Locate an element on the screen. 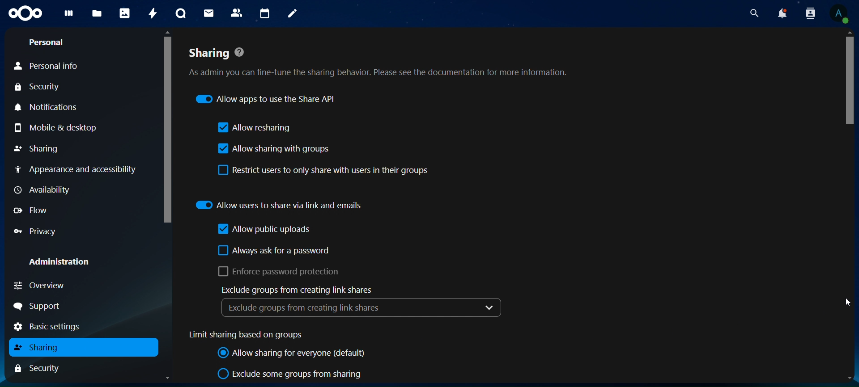 The image size is (859, 387). search contacts is located at coordinates (810, 14).